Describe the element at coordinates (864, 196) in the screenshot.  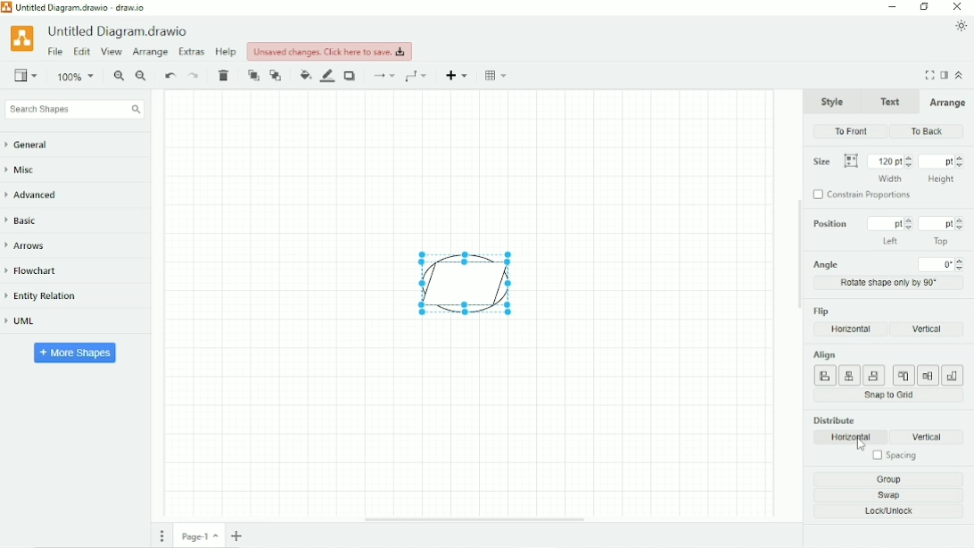
I see `Constrains proportions` at that location.